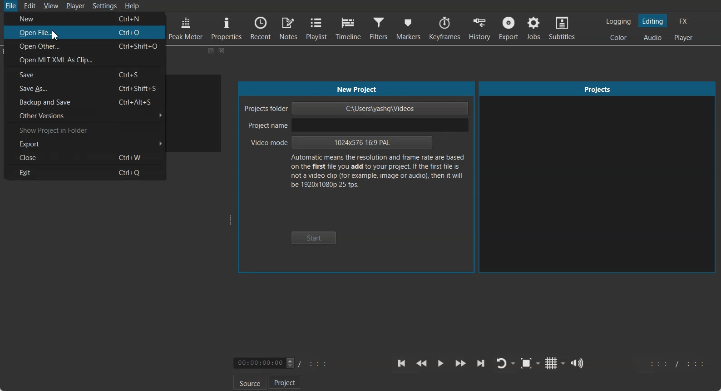  I want to click on Play quickly backward, so click(421, 364).